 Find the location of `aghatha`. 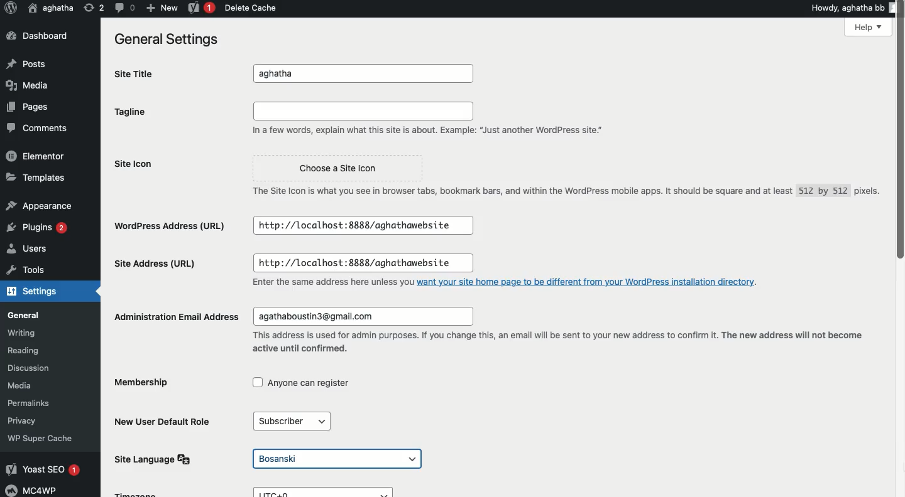

aghatha is located at coordinates (51, 7).